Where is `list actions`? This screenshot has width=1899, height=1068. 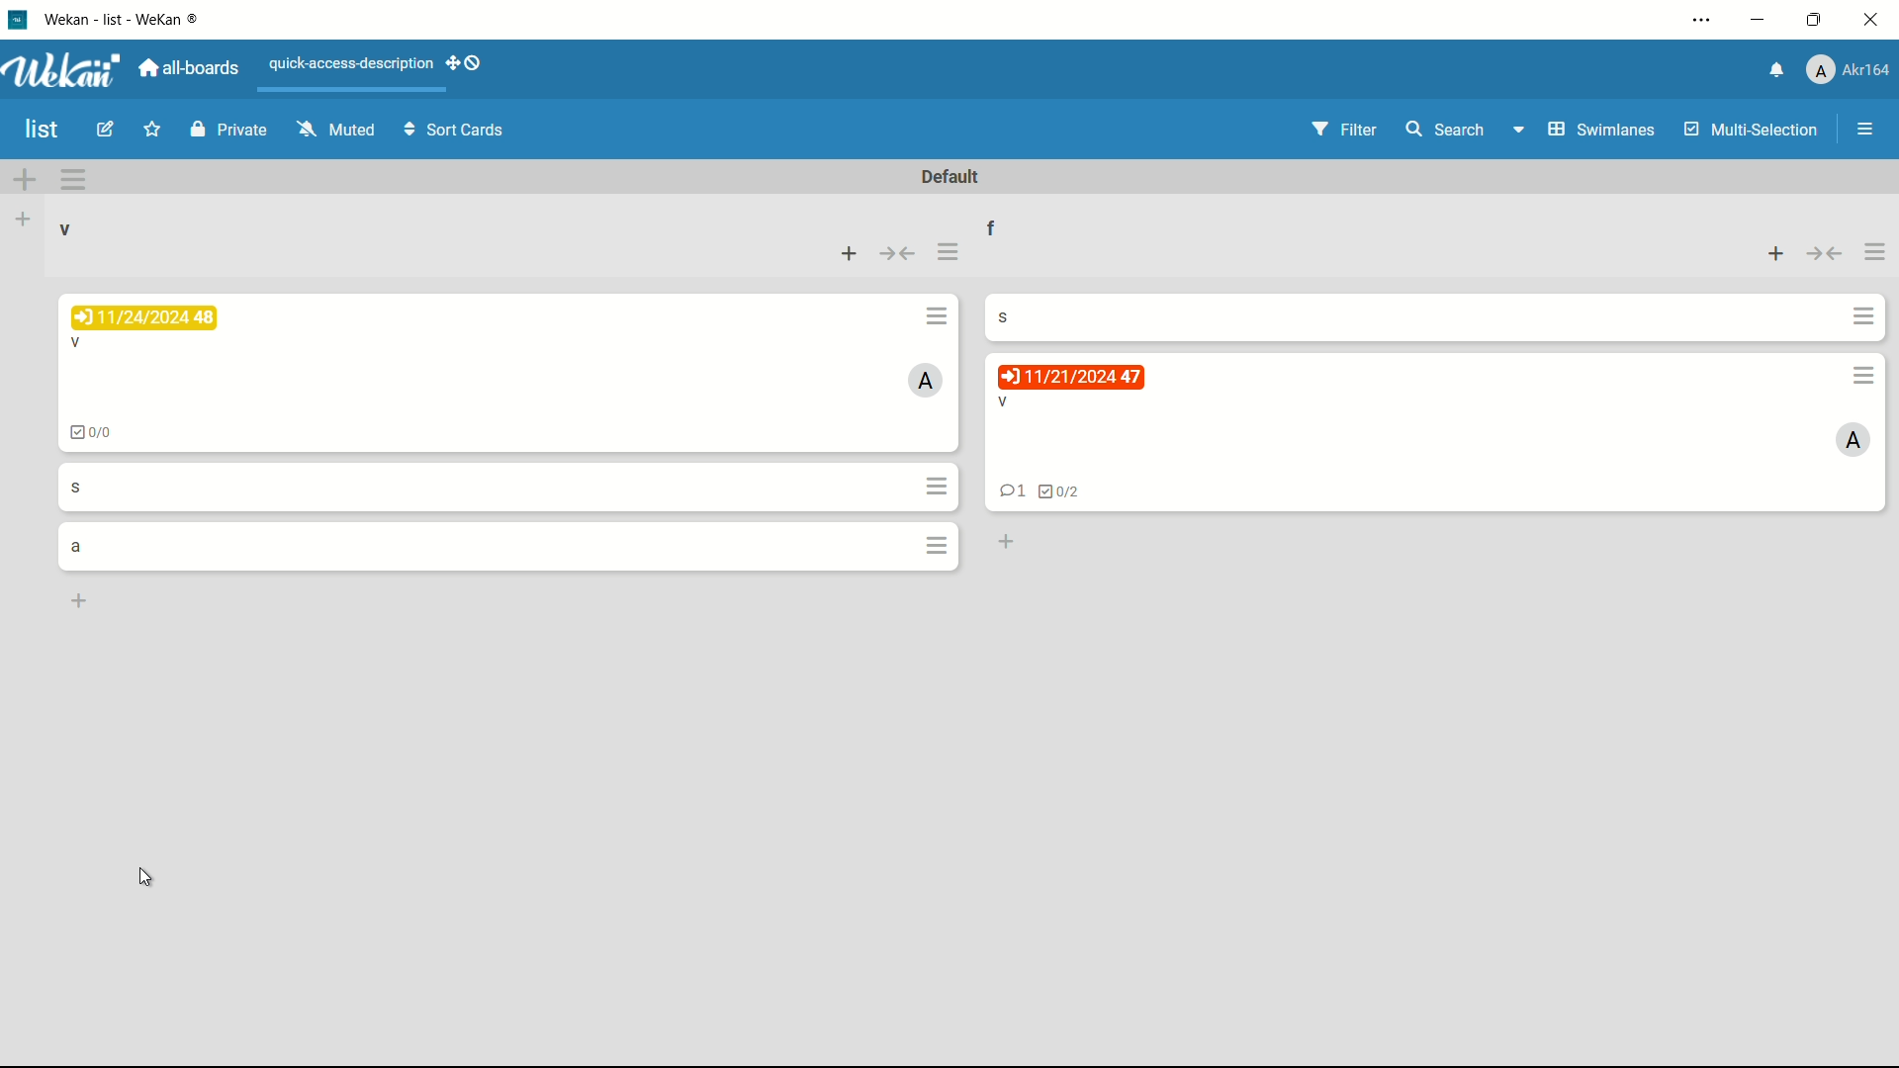
list actions is located at coordinates (949, 253).